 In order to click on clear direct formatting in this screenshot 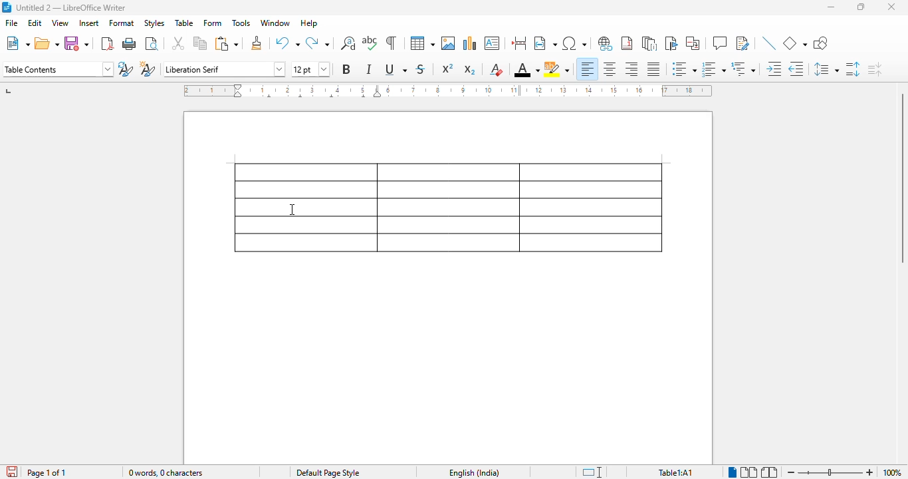, I will do `click(497, 69)`.